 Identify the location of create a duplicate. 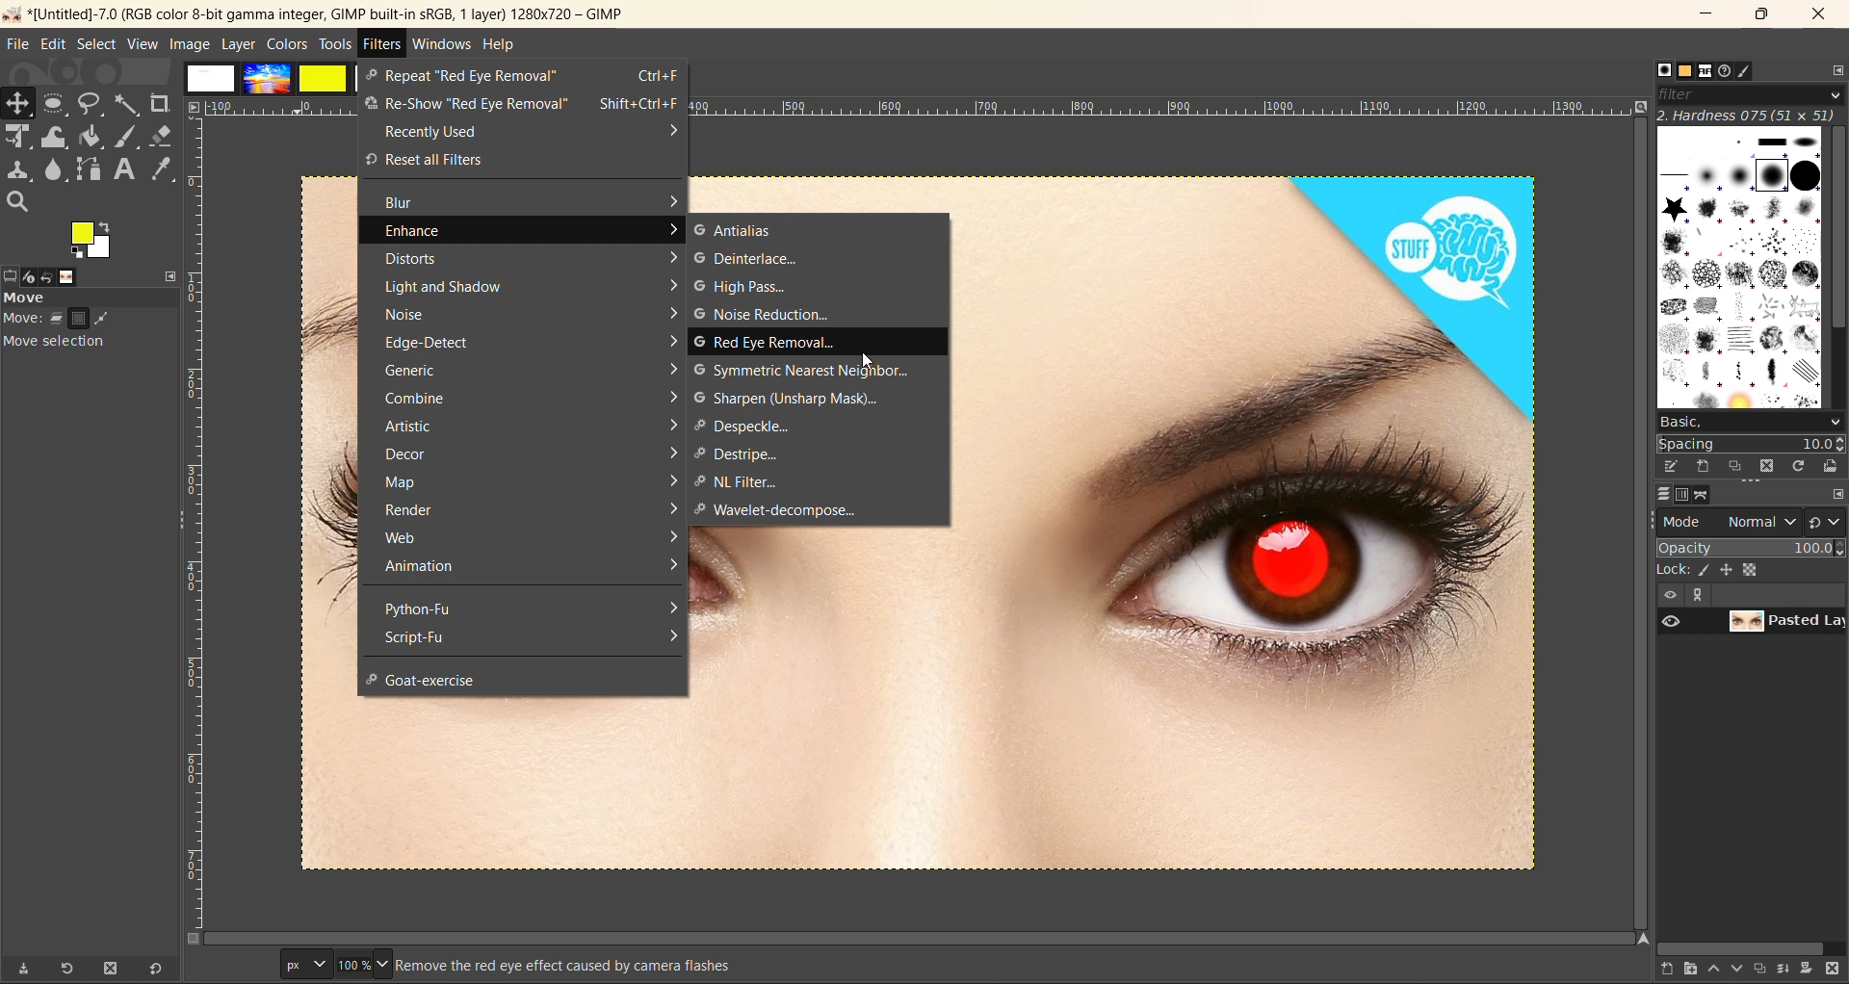
(1761, 970).